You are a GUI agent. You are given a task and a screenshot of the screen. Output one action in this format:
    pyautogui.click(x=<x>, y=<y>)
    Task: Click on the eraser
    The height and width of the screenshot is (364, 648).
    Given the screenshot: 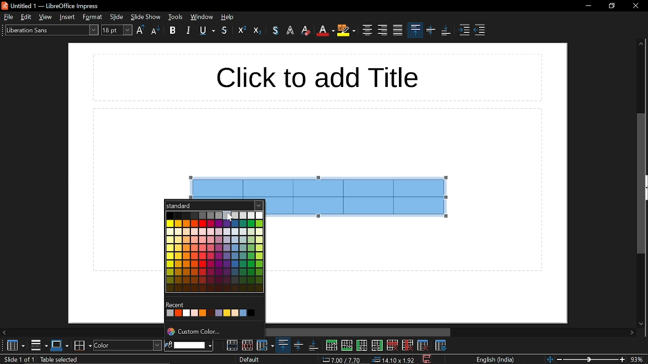 What is the action you would take?
    pyautogui.click(x=258, y=30)
    